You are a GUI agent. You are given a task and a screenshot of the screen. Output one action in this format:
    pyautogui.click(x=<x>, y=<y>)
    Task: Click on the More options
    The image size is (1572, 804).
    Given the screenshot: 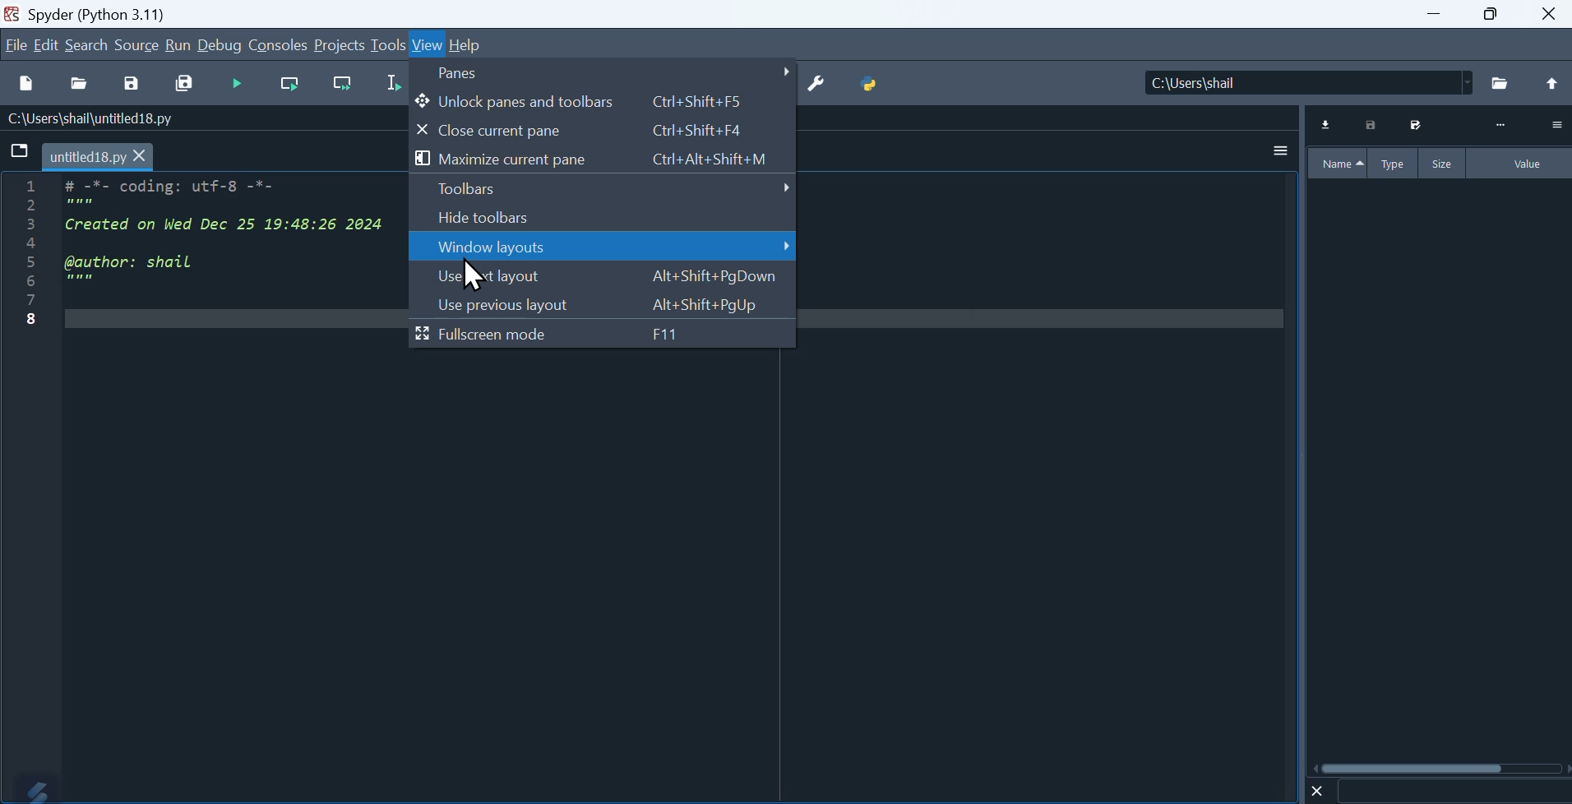 What is the action you would take?
    pyautogui.click(x=1281, y=150)
    